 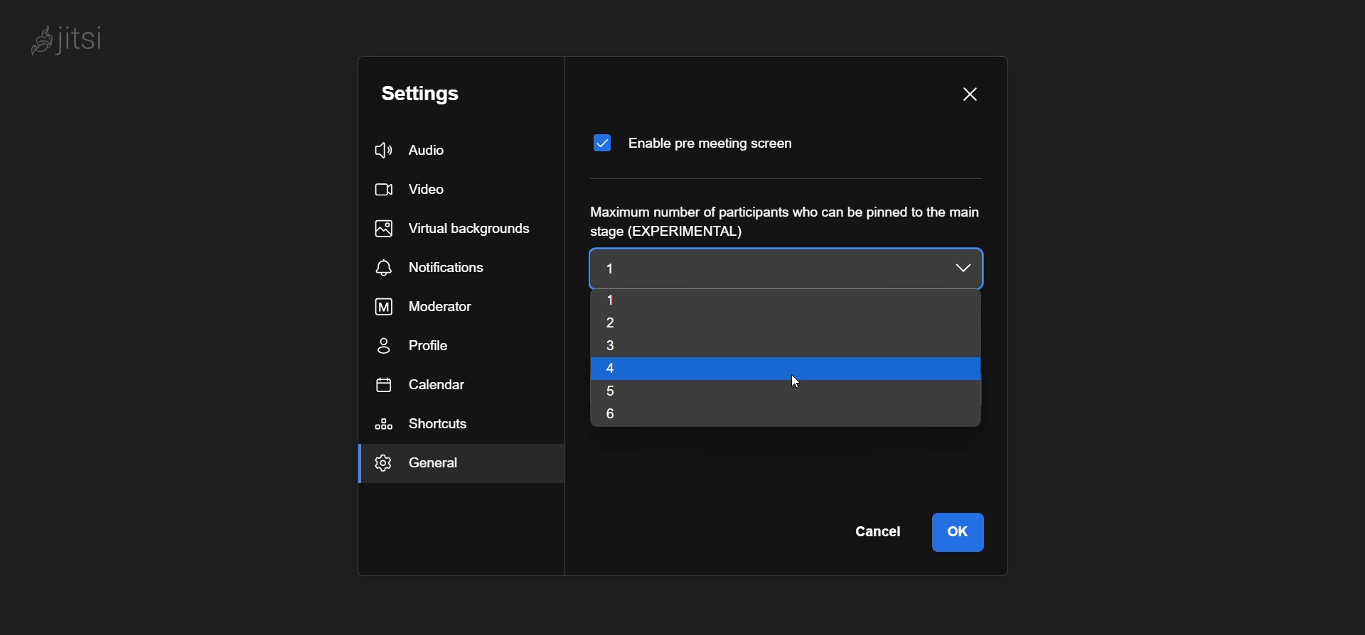 I want to click on 1, so click(x=656, y=300).